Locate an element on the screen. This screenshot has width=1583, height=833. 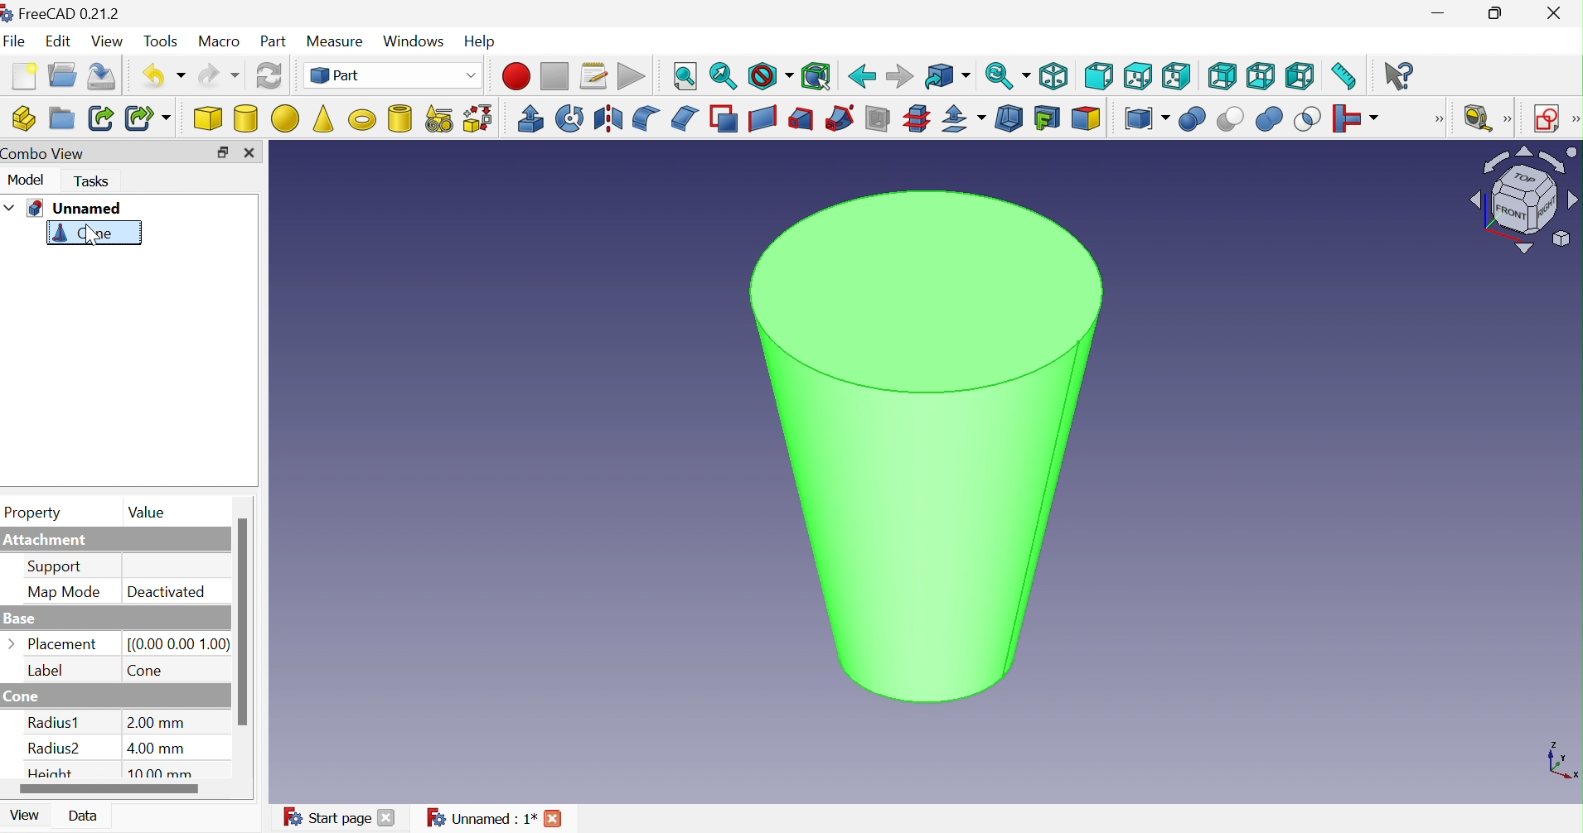
Open is located at coordinates (62, 75).